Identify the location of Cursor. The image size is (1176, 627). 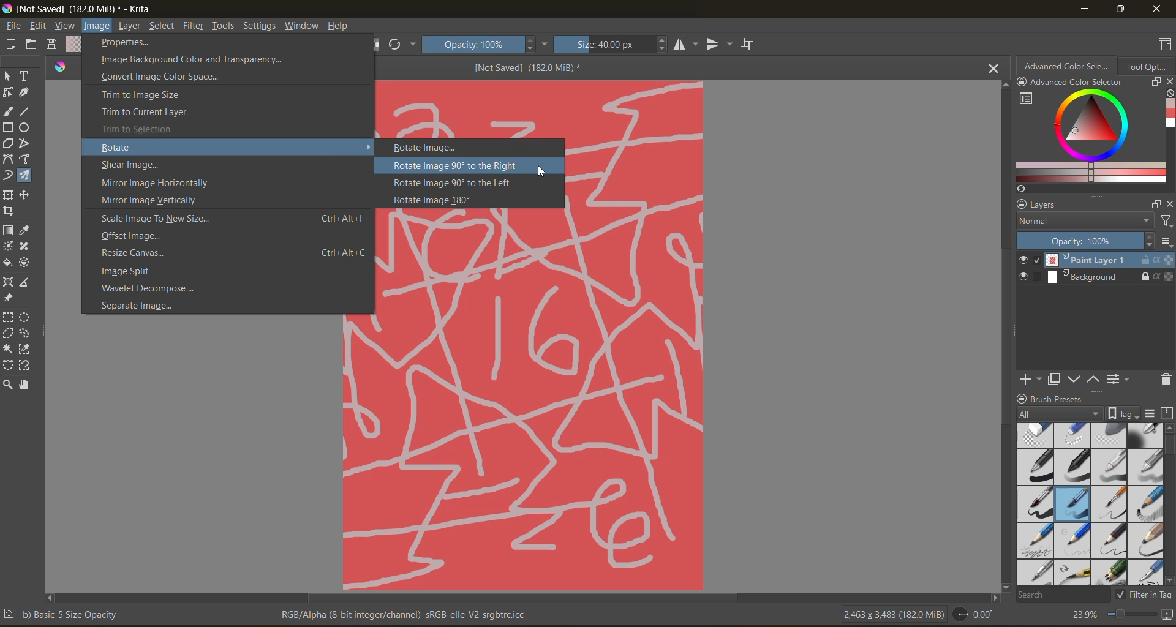
(318, 156).